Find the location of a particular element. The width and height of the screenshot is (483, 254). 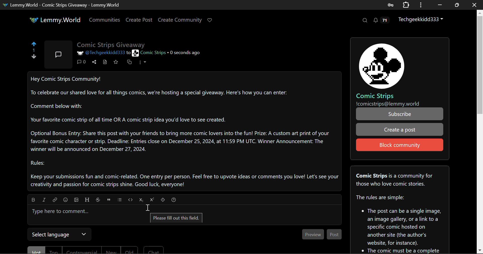

Create a post is located at coordinates (400, 129).